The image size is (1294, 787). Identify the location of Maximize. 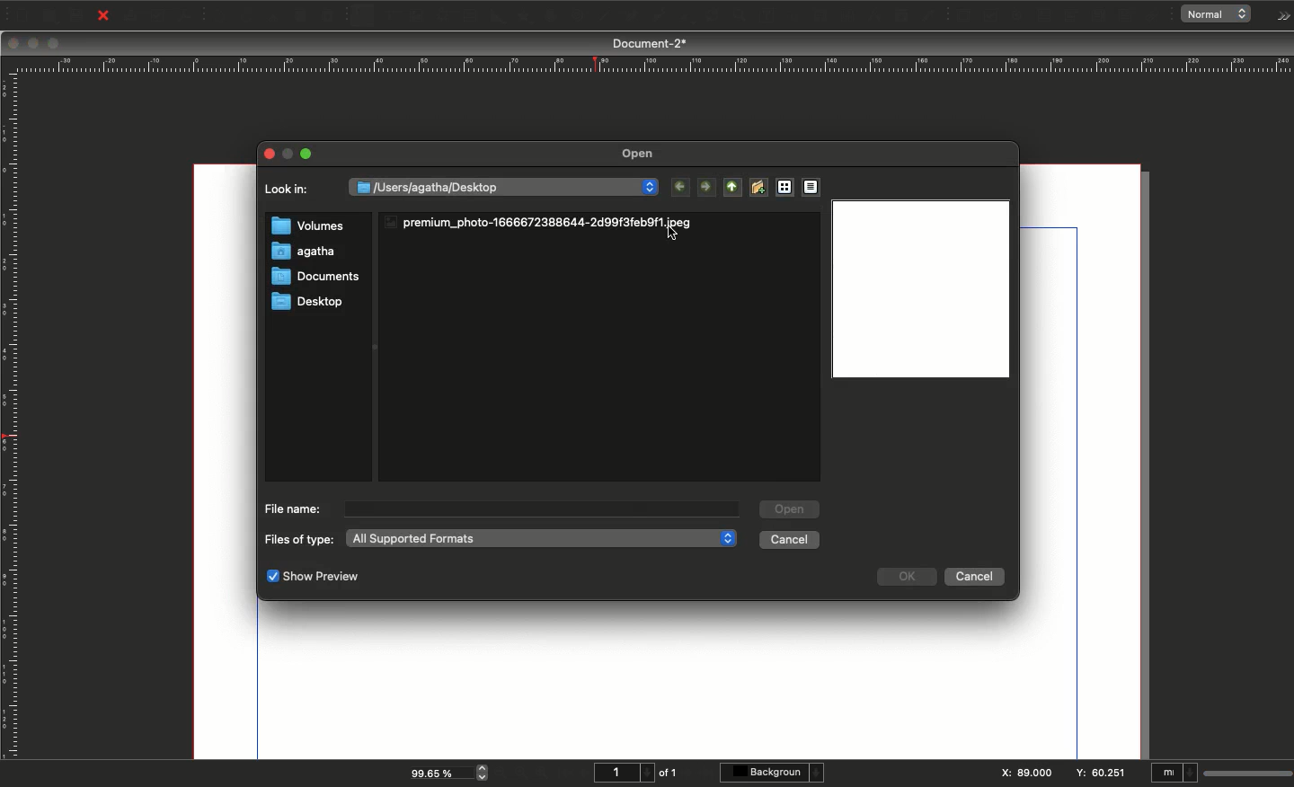
(55, 45).